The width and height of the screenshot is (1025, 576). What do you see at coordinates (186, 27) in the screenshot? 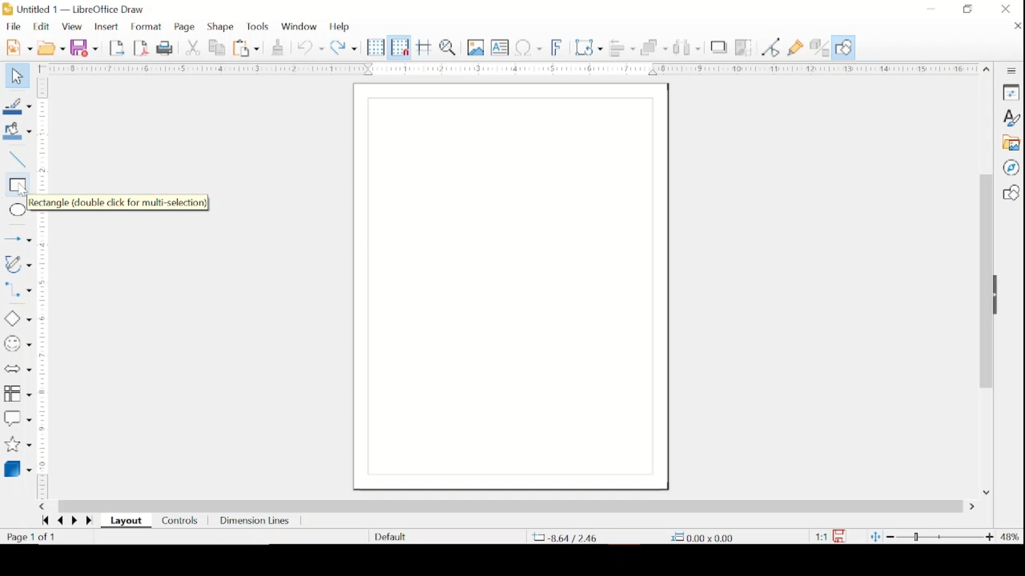
I see `page` at bounding box center [186, 27].